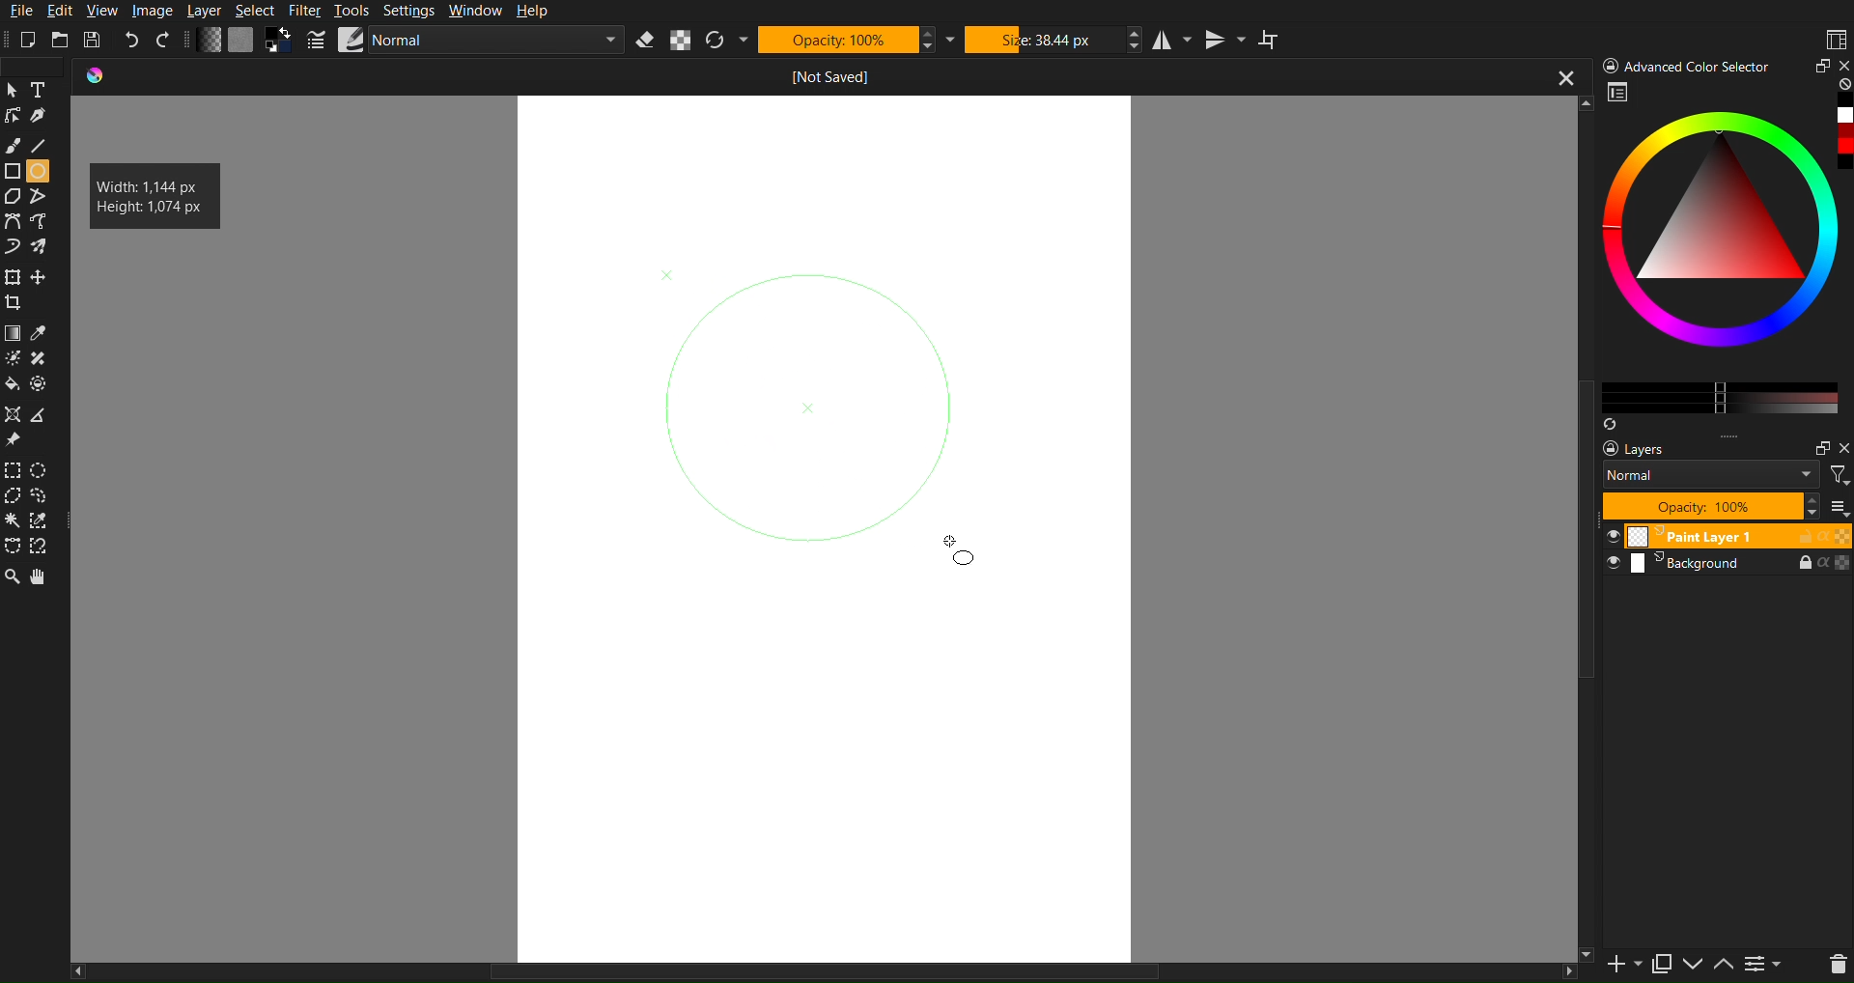  I want to click on Redo, so click(163, 39).